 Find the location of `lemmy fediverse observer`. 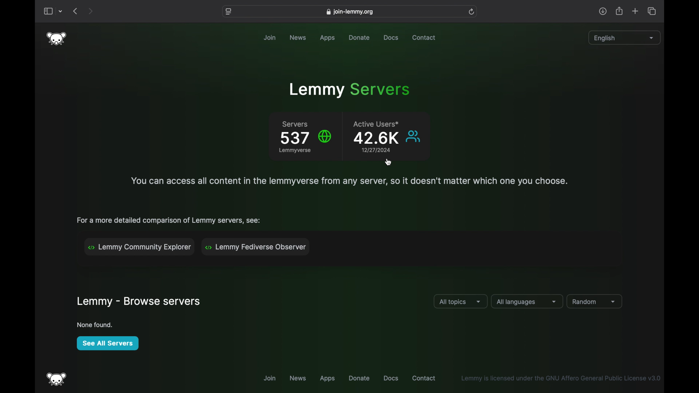

lemmy fediverse observer is located at coordinates (257, 247).